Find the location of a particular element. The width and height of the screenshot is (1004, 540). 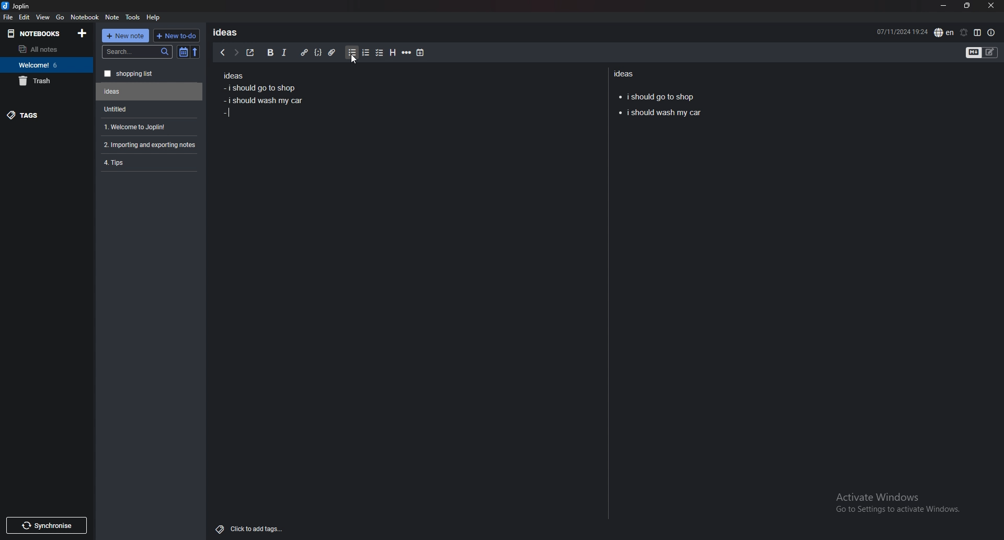

ideas is located at coordinates (229, 32).